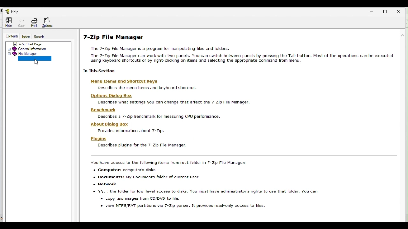  I want to click on Back, so click(22, 22).